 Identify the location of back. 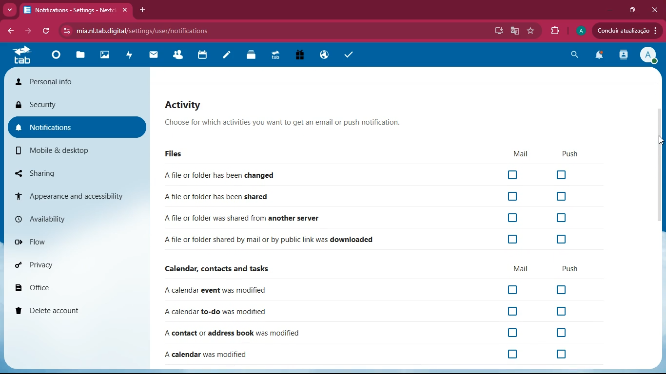
(28, 32).